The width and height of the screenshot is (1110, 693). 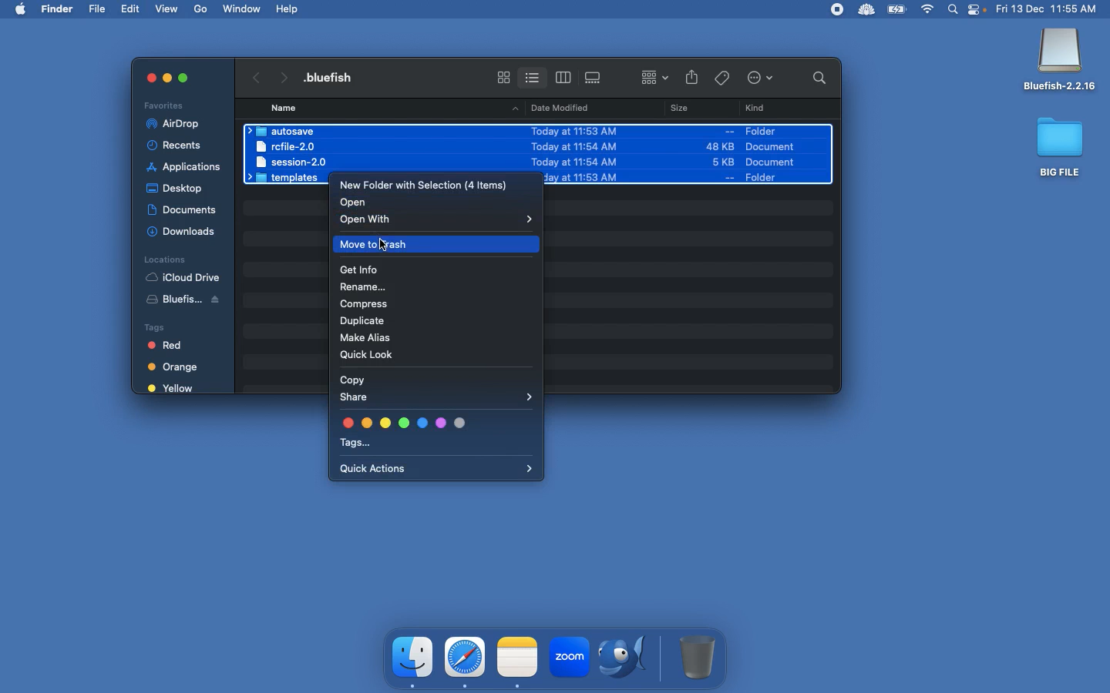 I want to click on Search, so click(x=954, y=11).